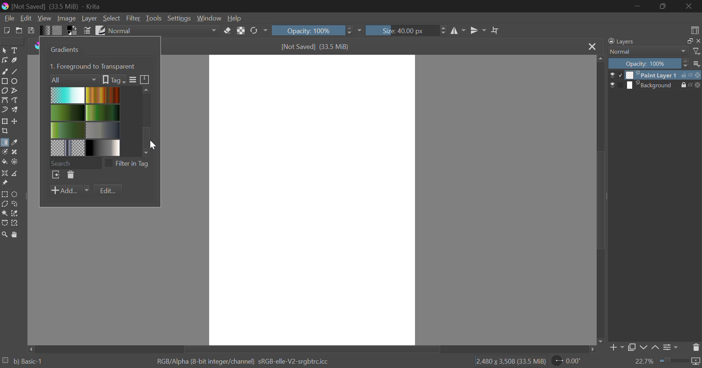  Describe the element at coordinates (685, 85) in the screenshot. I see `lock` at that location.